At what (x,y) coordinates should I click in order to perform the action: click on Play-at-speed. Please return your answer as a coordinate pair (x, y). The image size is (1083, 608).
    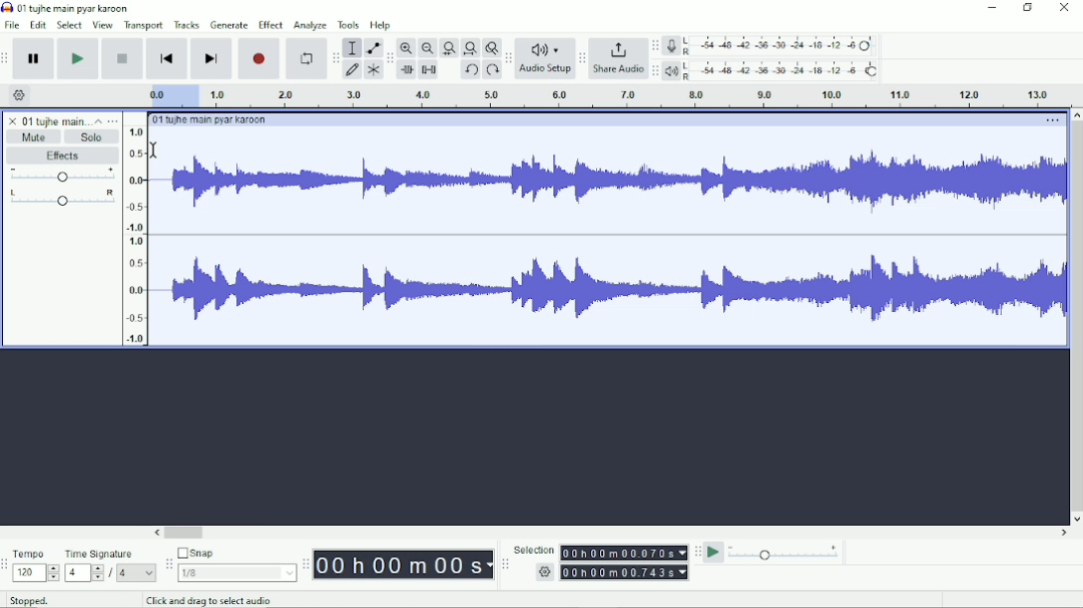
    Looking at the image, I should click on (715, 553).